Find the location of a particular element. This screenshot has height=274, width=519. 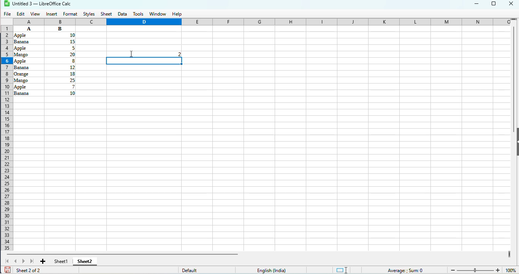

view is located at coordinates (35, 14).